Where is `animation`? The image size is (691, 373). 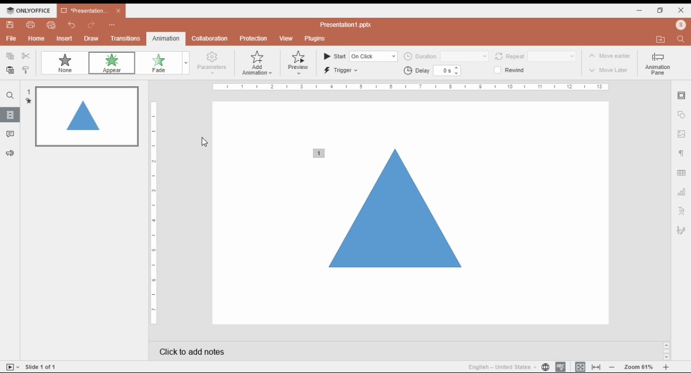 animation is located at coordinates (166, 38).